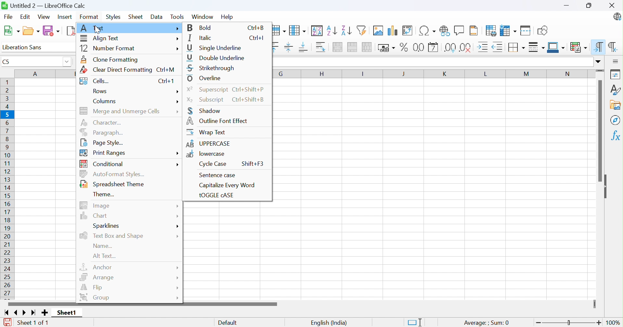  Describe the element at coordinates (317, 30) in the screenshot. I see `Sort` at that location.